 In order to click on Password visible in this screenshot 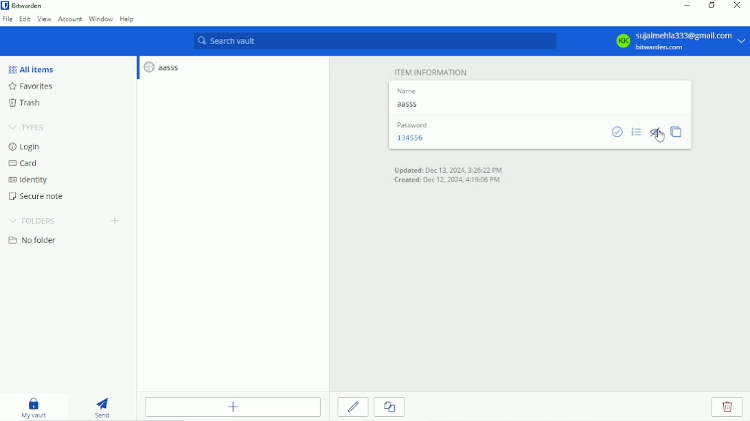, I will do `click(413, 137)`.